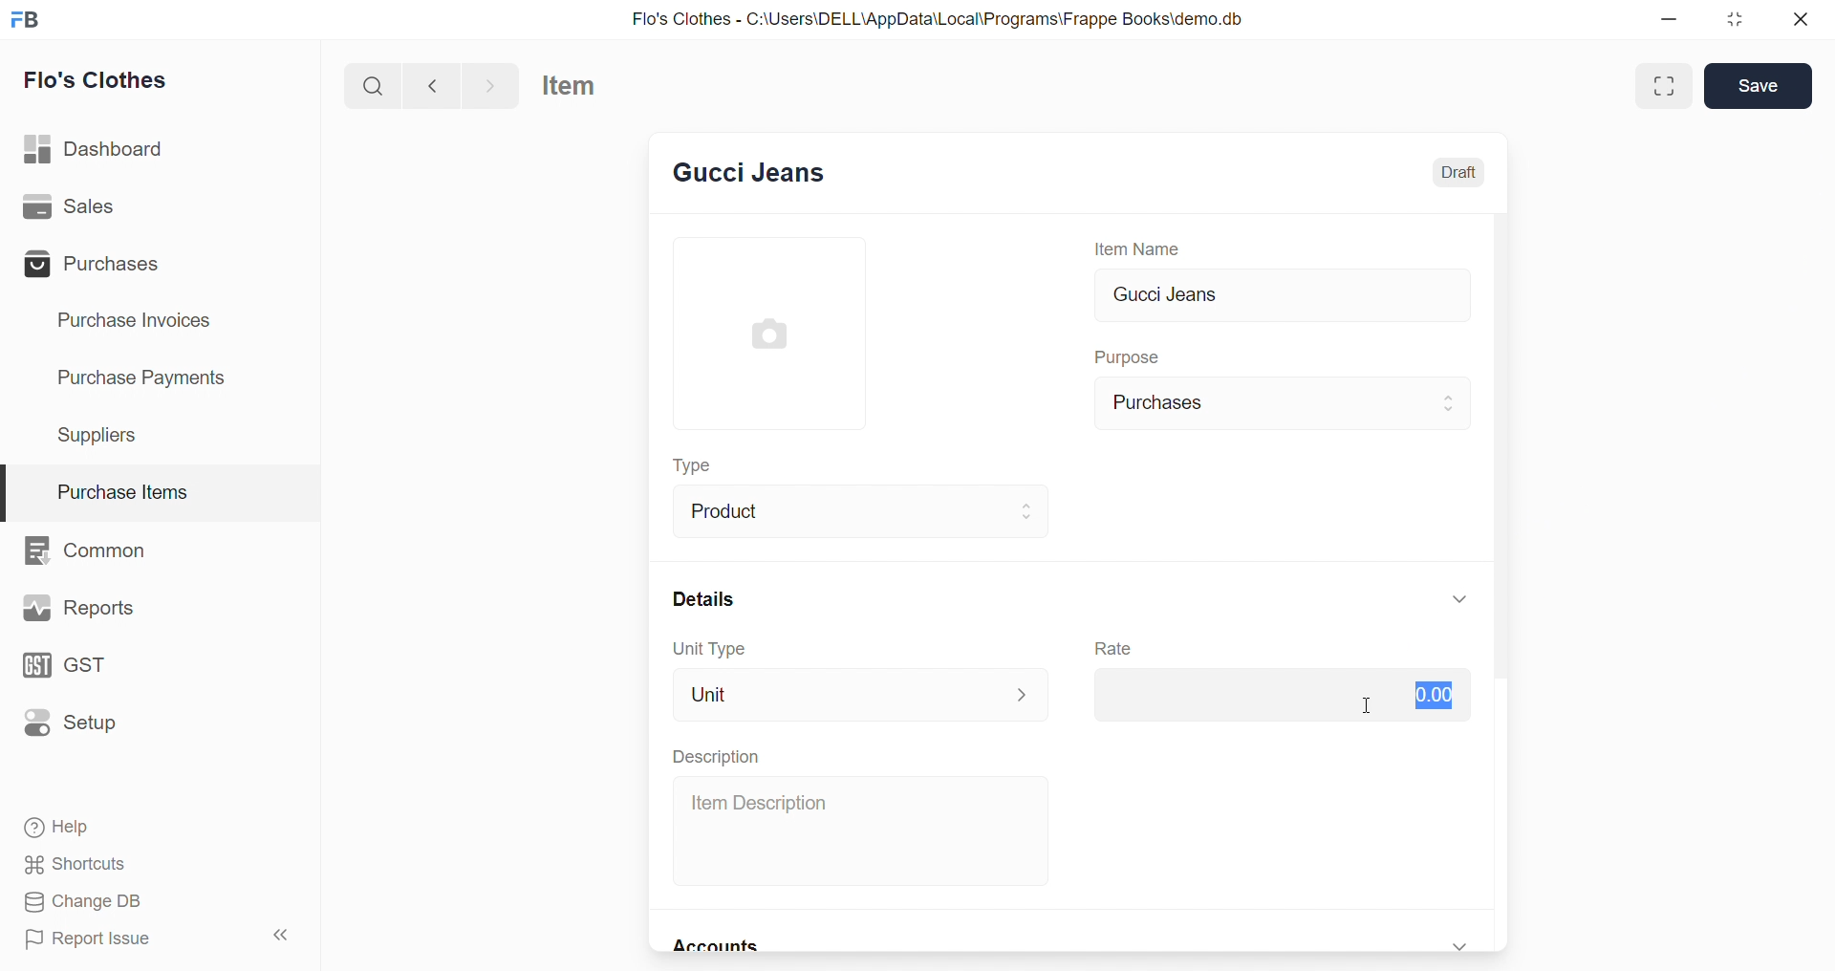 This screenshot has height=971, width=1835. What do you see at coordinates (25, 20) in the screenshot?
I see `logo` at bounding box center [25, 20].